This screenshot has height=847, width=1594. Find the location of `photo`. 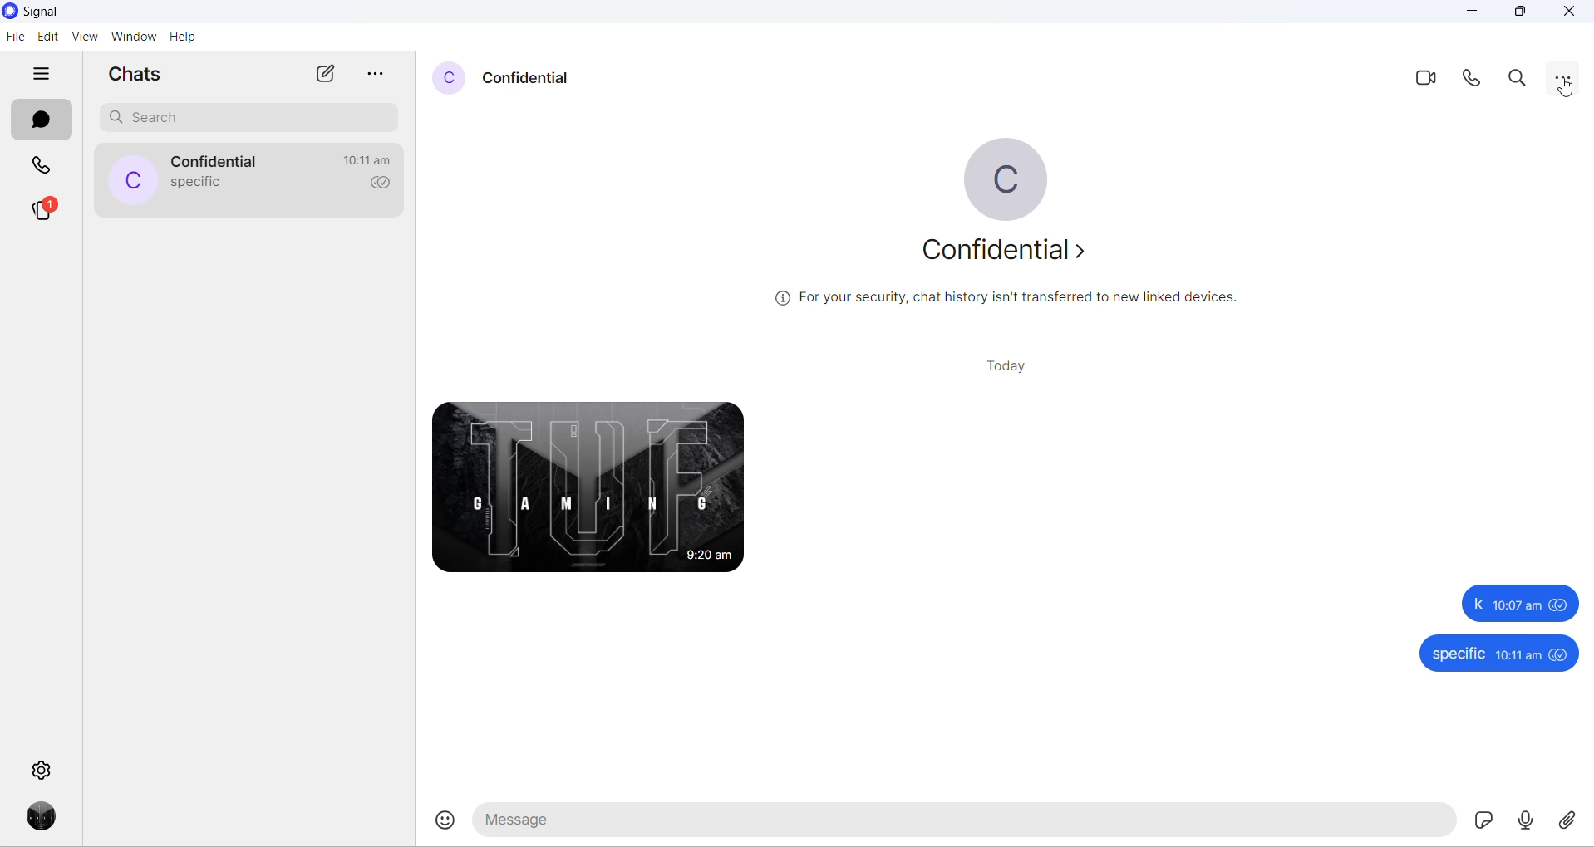

photo is located at coordinates (585, 485).